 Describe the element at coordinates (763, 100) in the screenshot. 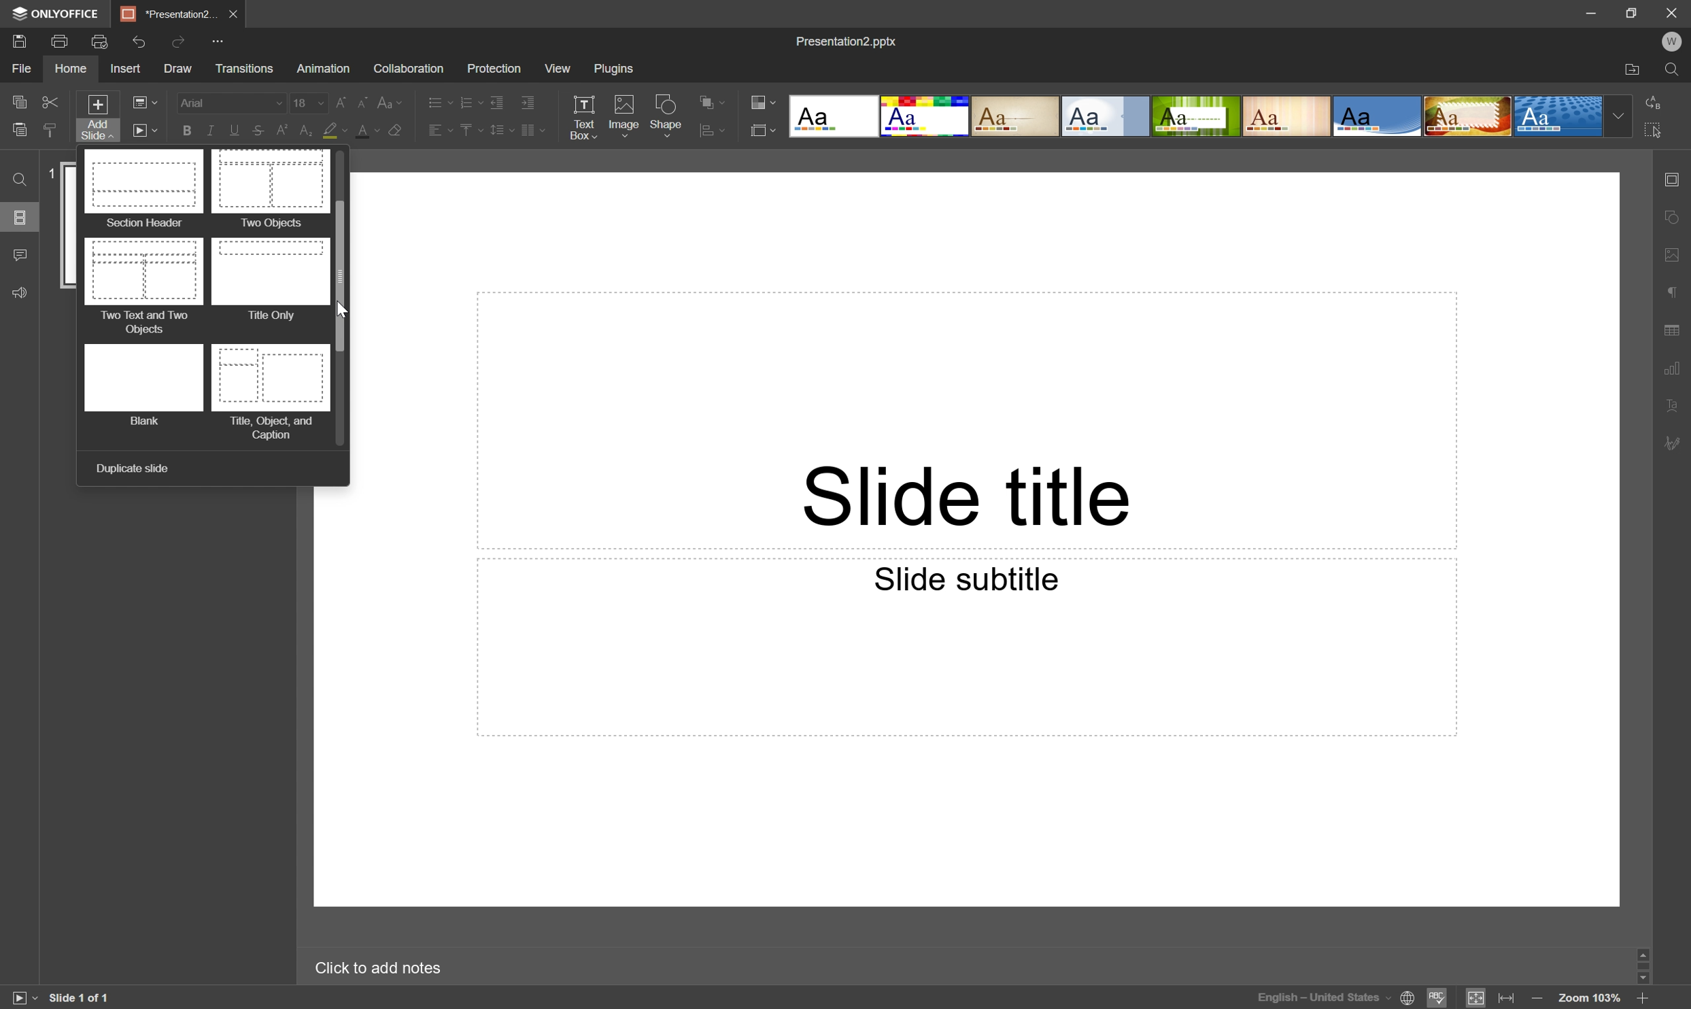

I see `Change color theme` at that location.